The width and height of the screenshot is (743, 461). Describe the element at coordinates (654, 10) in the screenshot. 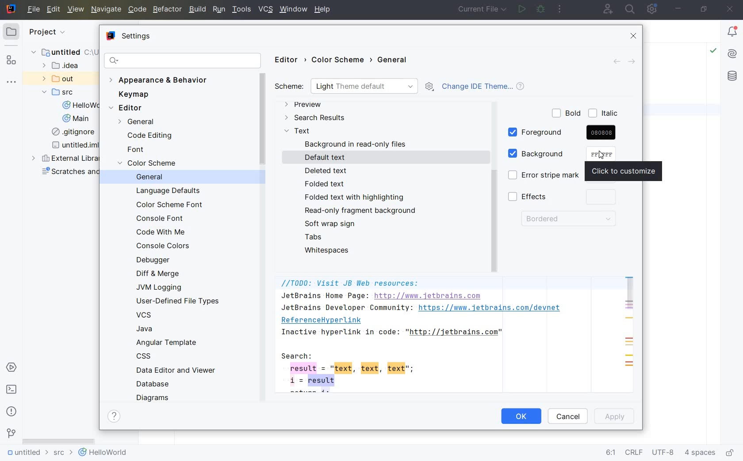

I see `IDE and Project Settings` at that location.